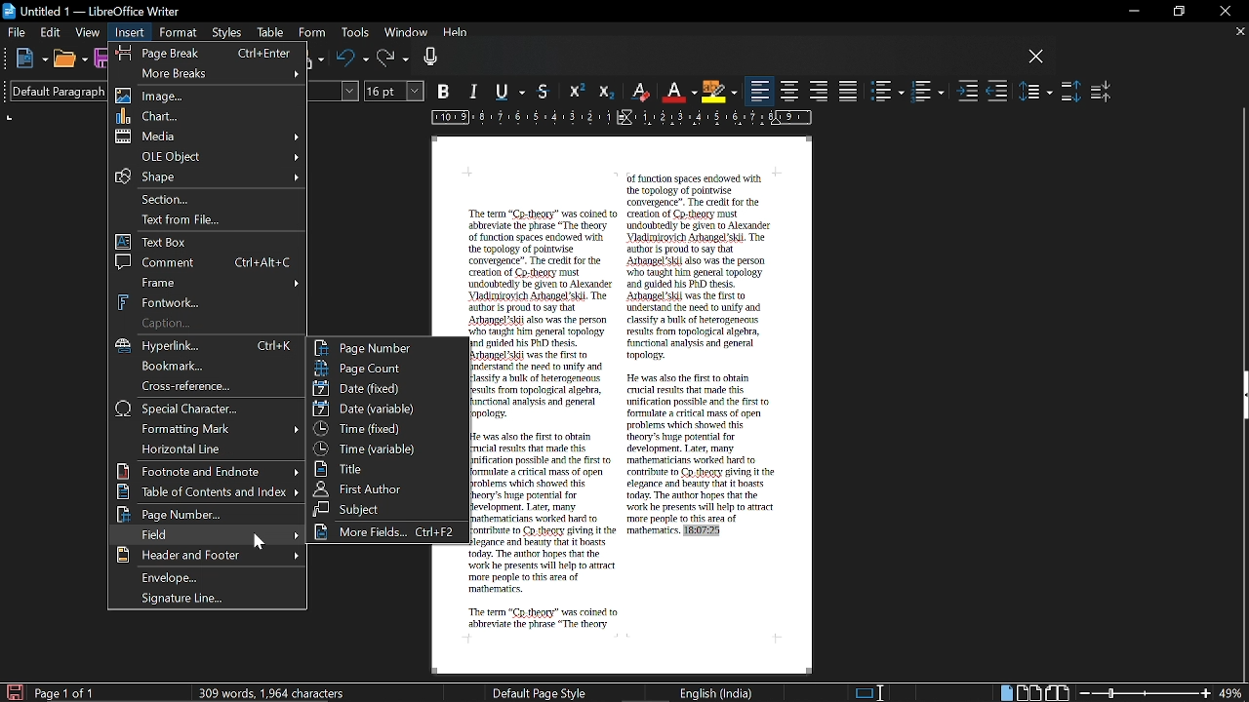 The width and height of the screenshot is (1249, 702). What do you see at coordinates (1030, 692) in the screenshot?
I see `Double page view` at bounding box center [1030, 692].